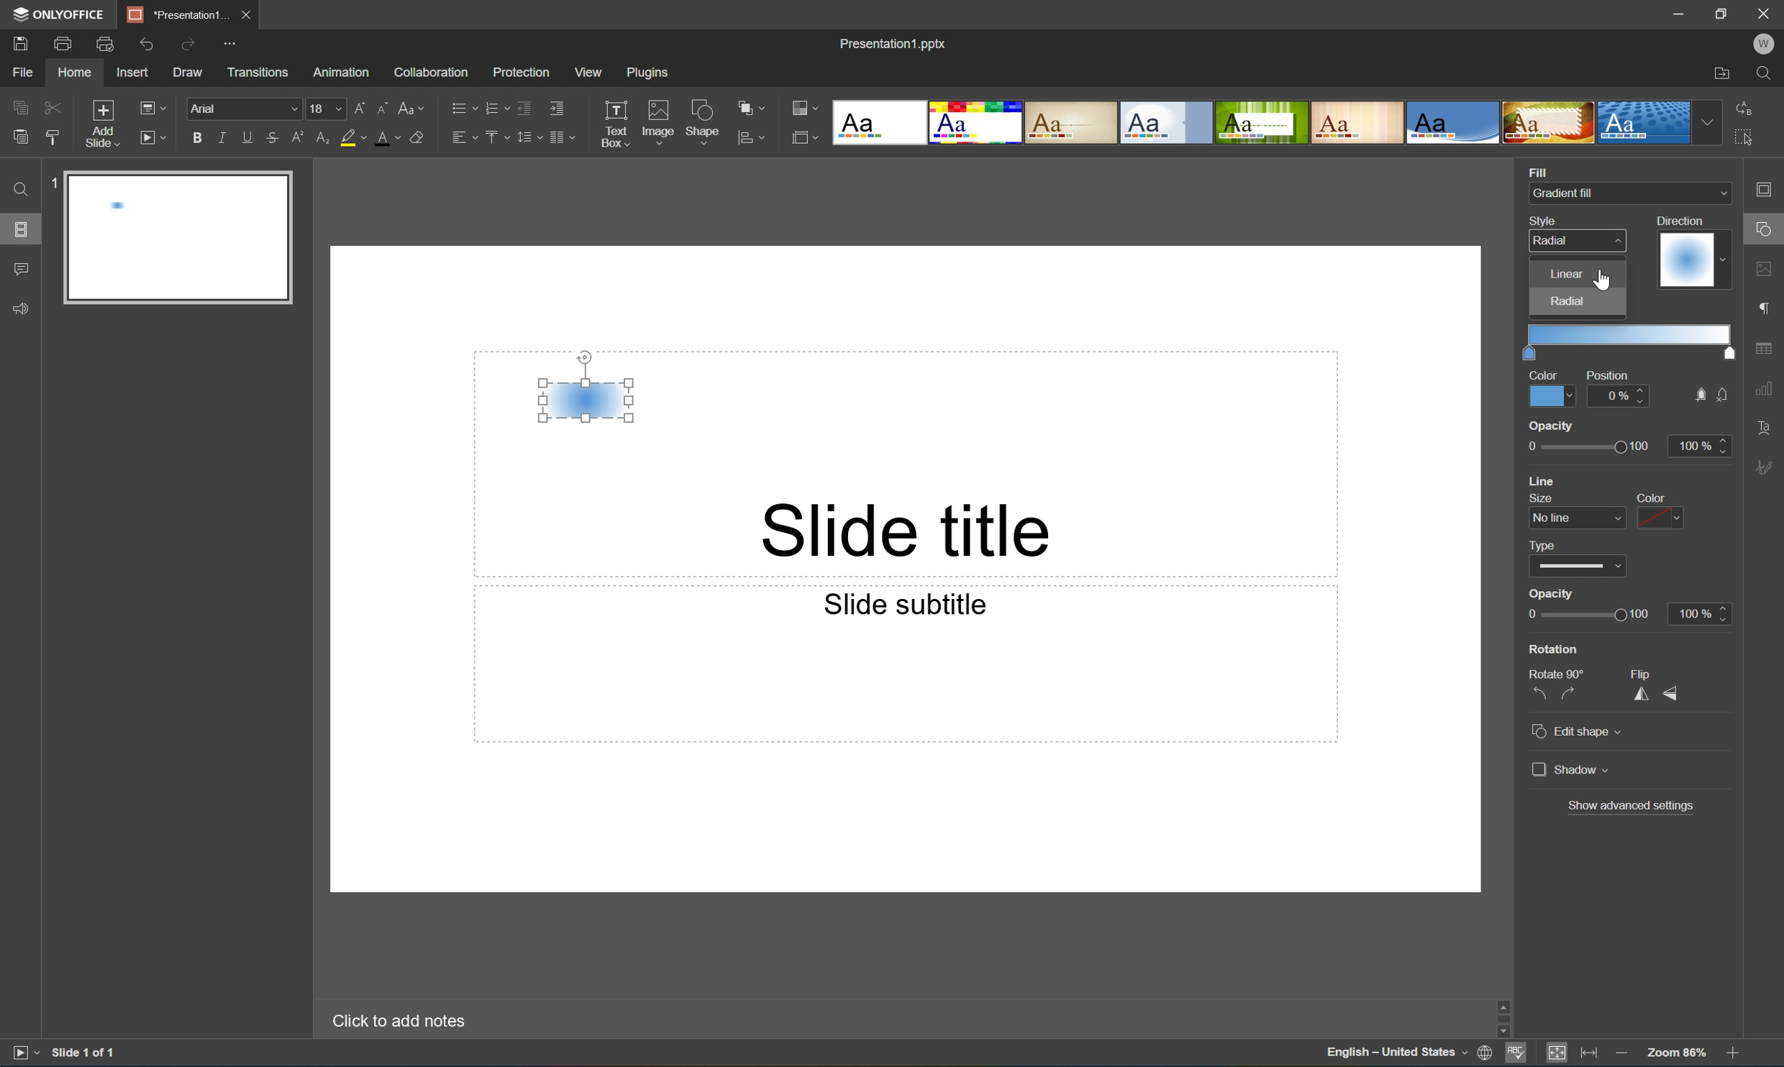 This screenshot has width=1784, height=1067. I want to click on Slider, so click(1586, 615).